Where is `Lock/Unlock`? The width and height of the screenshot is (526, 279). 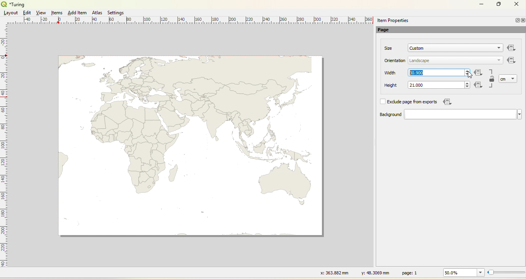
Lock/Unlock is located at coordinates (492, 79).